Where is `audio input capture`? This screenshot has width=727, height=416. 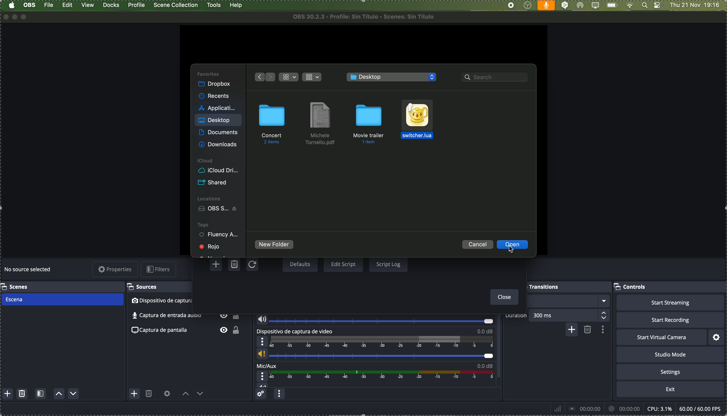
audio input capture is located at coordinates (185, 317).